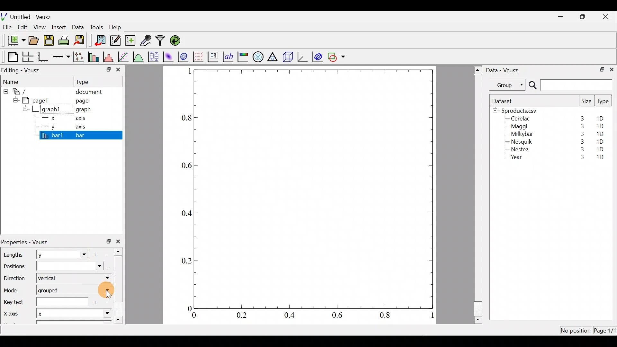  Describe the element at coordinates (81, 41) in the screenshot. I see `Export to graphics format` at that location.